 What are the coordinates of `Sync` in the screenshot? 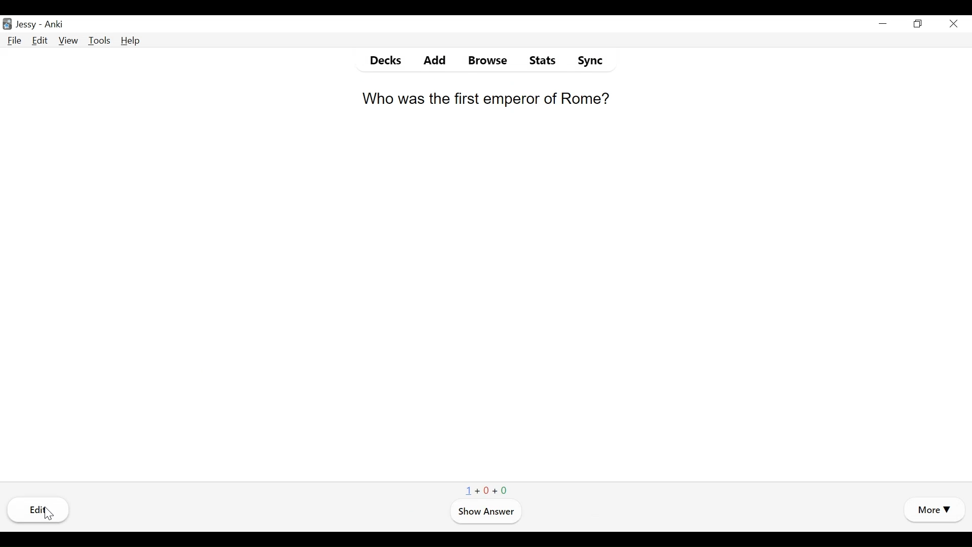 It's located at (587, 60).